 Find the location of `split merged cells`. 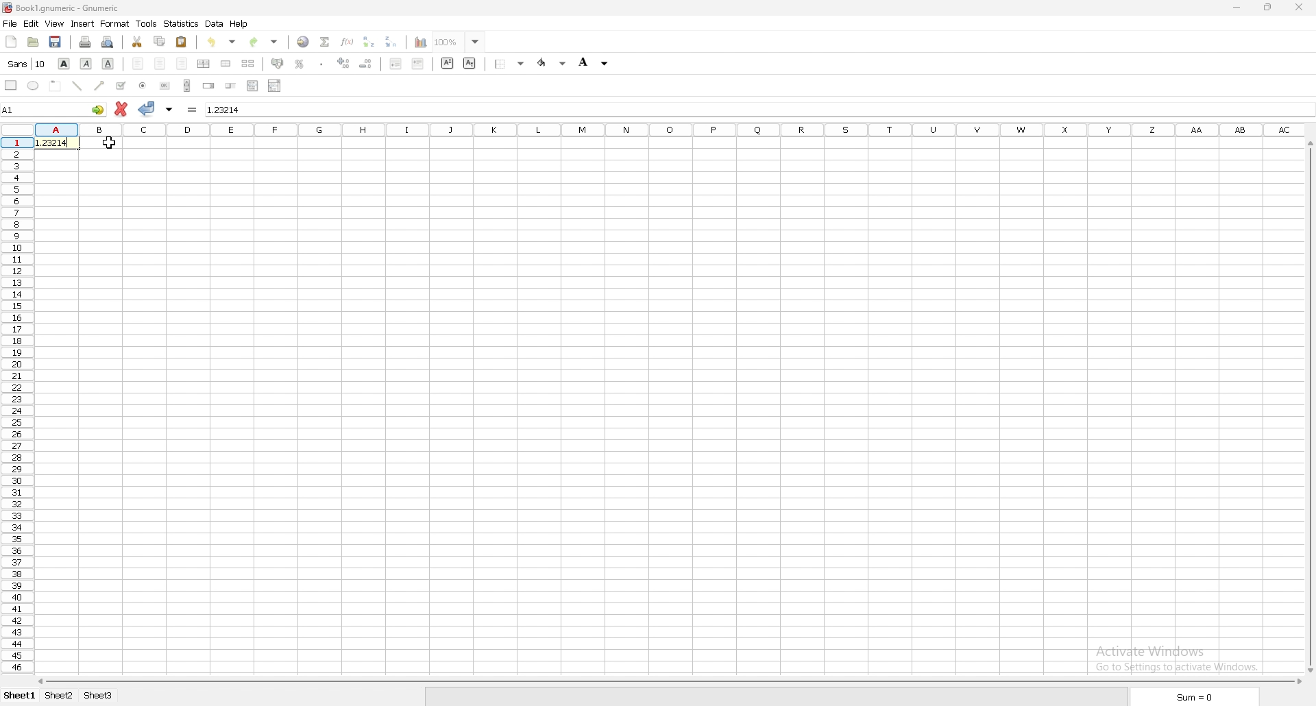

split merged cells is located at coordinates (247, 64).